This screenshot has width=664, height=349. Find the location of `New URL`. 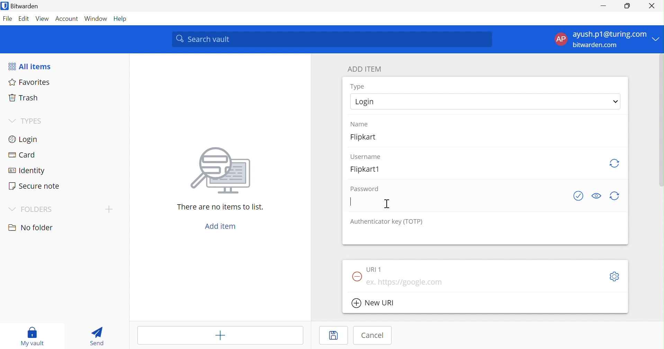

New URL is located at coordinates (377, 304).